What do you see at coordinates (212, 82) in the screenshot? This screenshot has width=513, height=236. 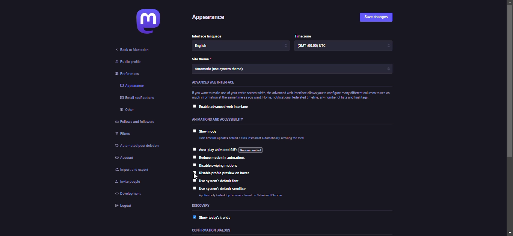 I see `advanced web interface` at bounding box center [212, 82].